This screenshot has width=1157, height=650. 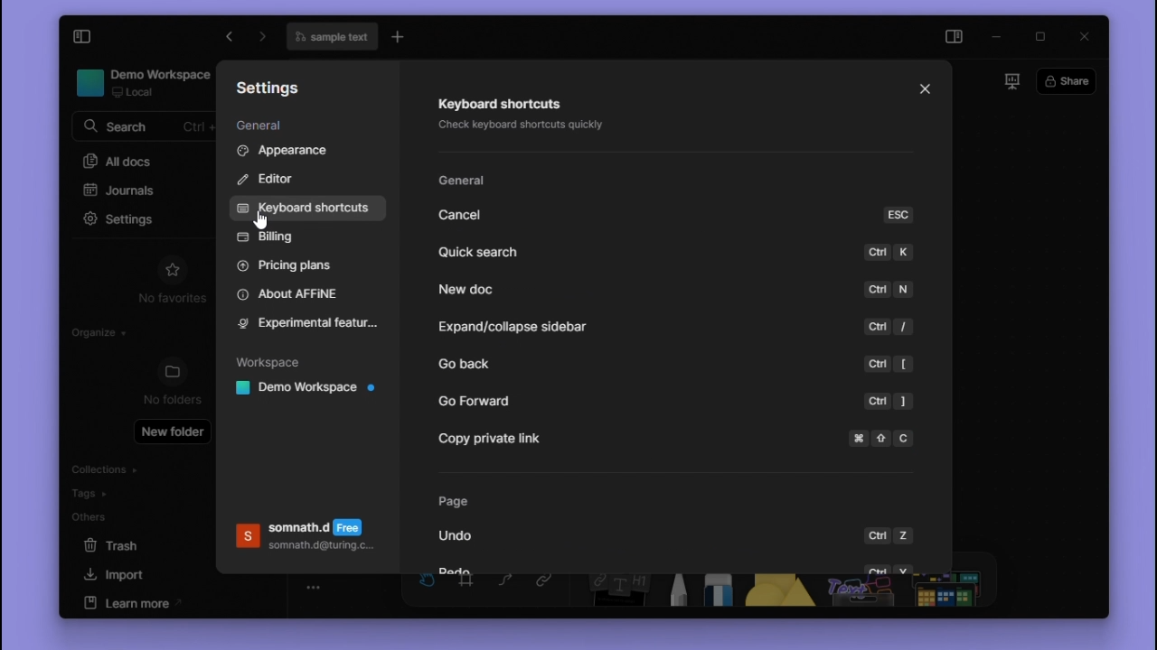 What do you see at coordinates (266, 126) in the screenshot?
I see `General` at bounding box center [266, 126].